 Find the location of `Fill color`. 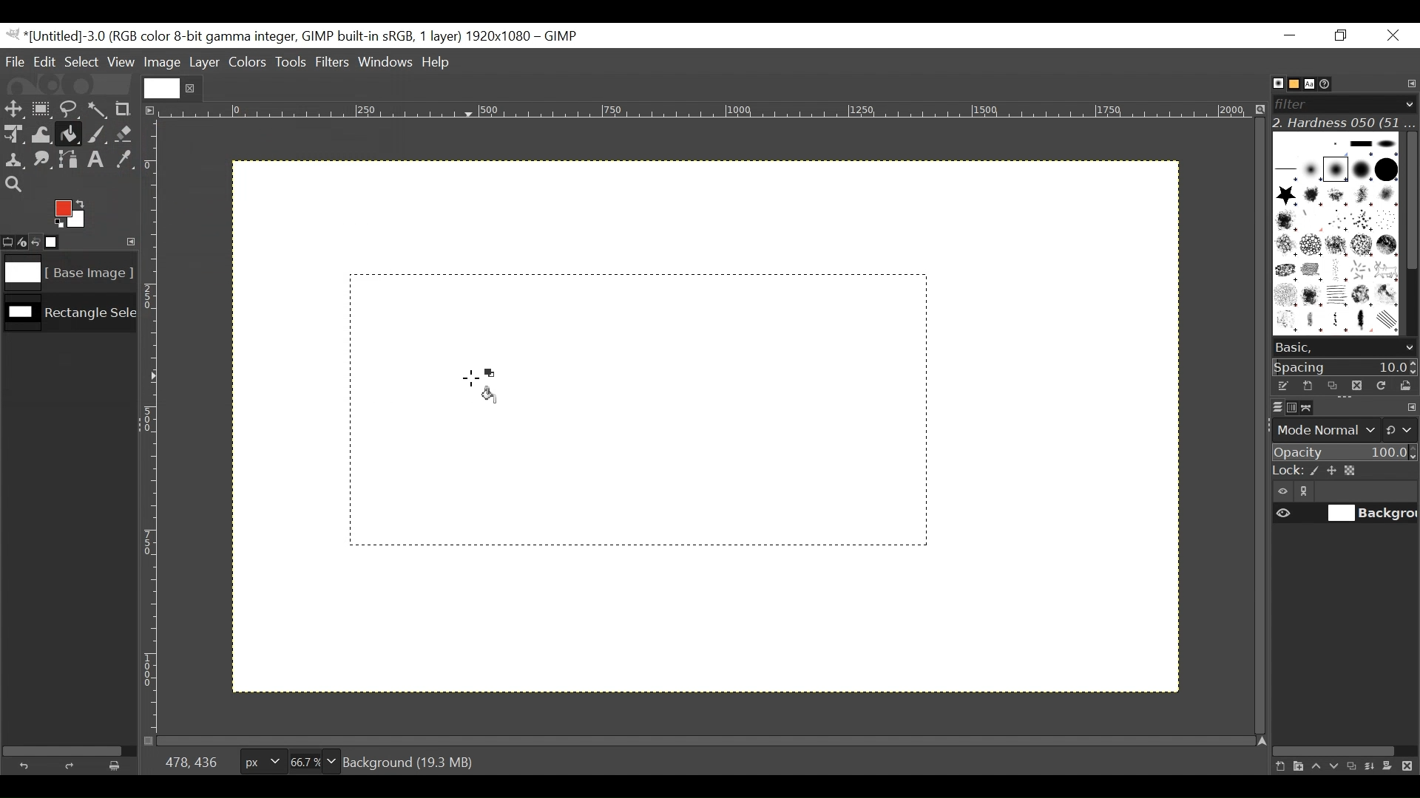

Fill color is located at coordinates (490, 396).